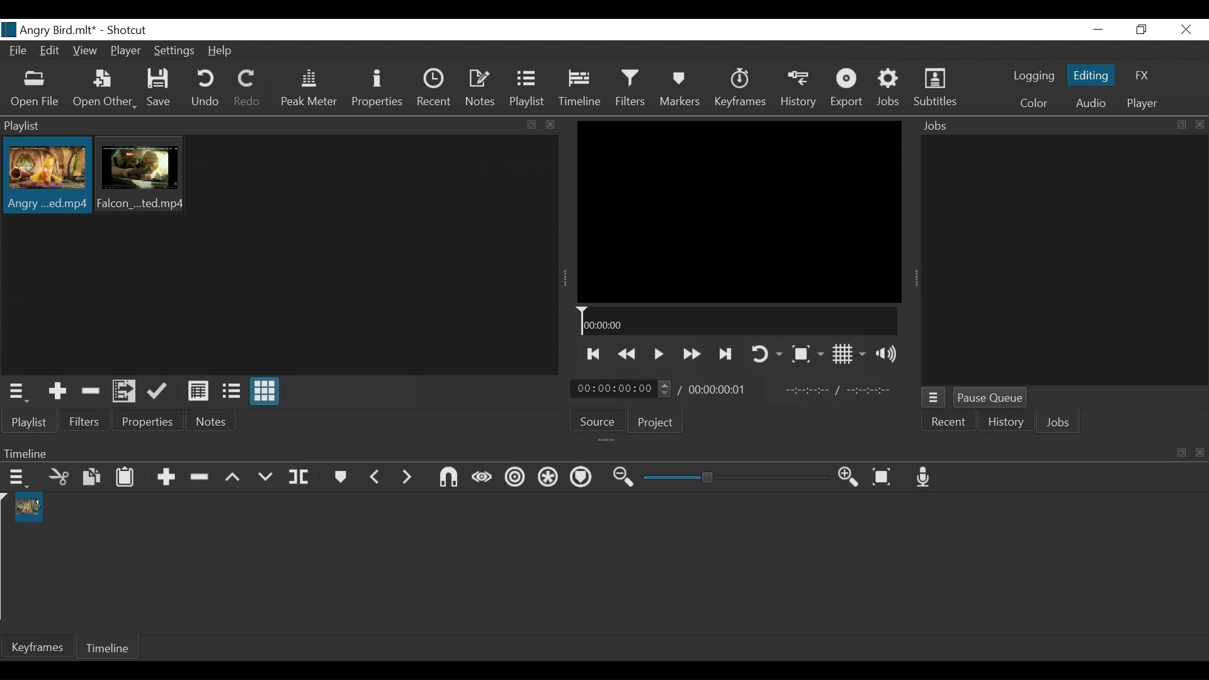 This screenshot has height=680, width=1209. I want to click on Timeline, so click(109, 647).